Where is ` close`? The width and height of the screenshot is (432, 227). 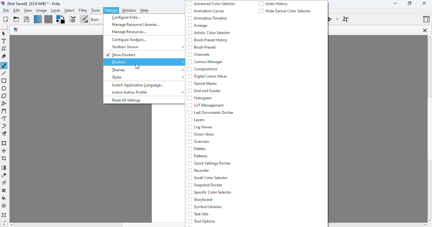
 close is located at coordinates (424, 3).